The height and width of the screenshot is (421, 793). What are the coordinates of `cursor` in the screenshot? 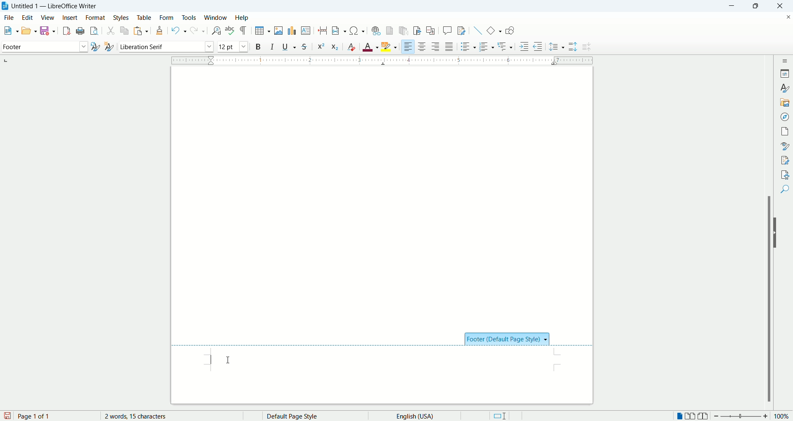 It's located at (236, 359).